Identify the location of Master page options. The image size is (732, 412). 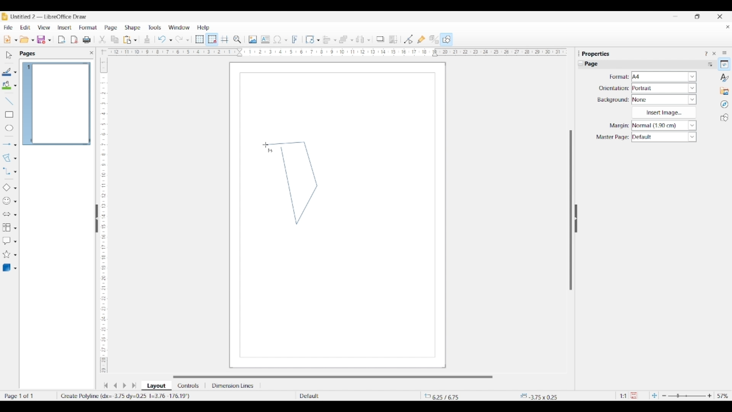
(664, 137).